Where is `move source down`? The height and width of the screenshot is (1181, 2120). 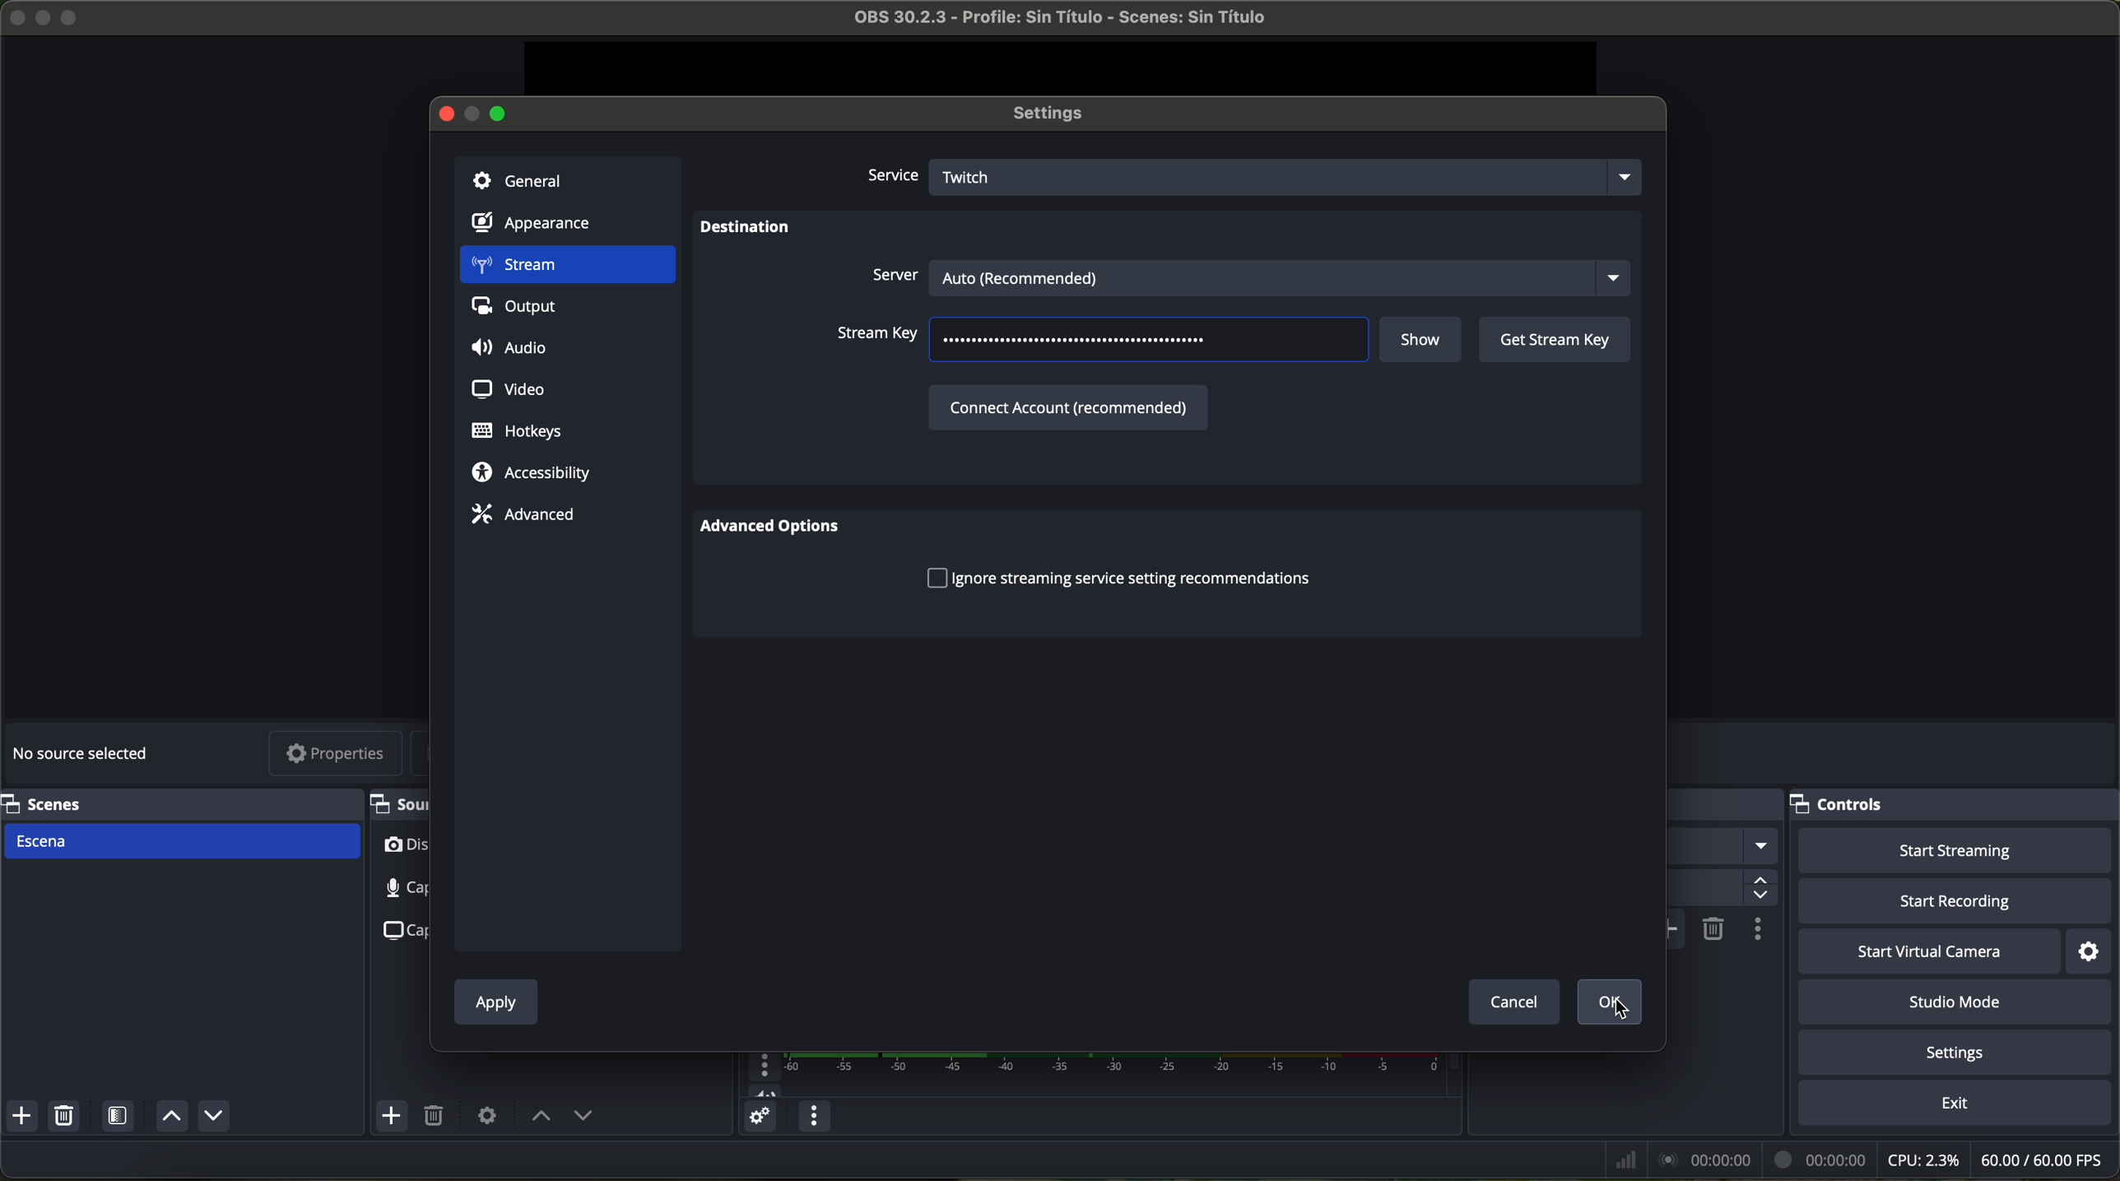
move source down is located at coordinates (213, 1115).